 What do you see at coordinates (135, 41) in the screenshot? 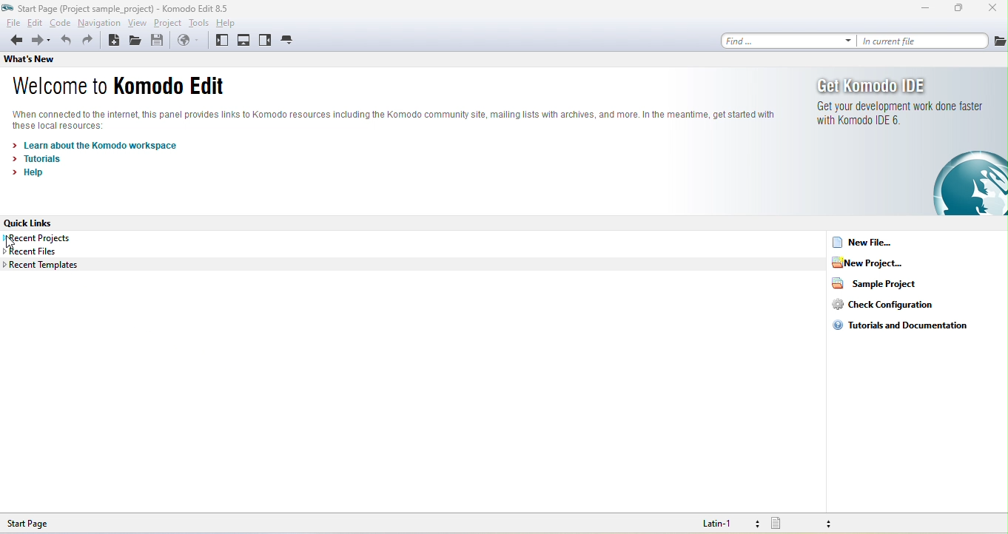
I see `open` at bounding box center [135, 41].